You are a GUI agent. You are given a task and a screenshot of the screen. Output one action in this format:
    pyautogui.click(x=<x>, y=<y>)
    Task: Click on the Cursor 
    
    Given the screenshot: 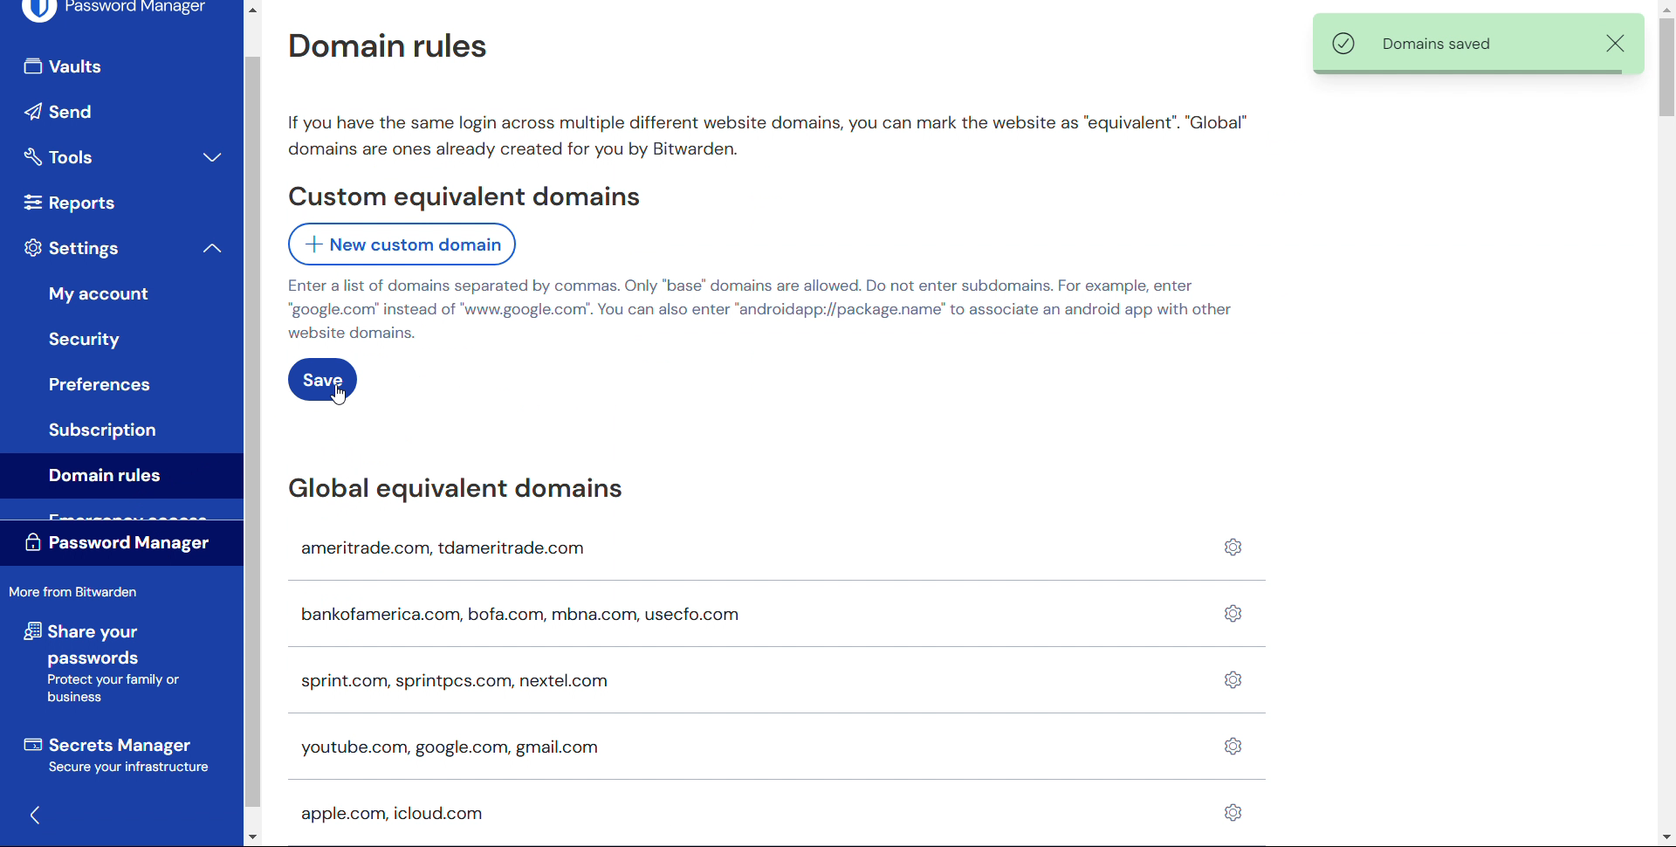 What is the action you would take?
    pyautogui.click(x=338, y=396)
    